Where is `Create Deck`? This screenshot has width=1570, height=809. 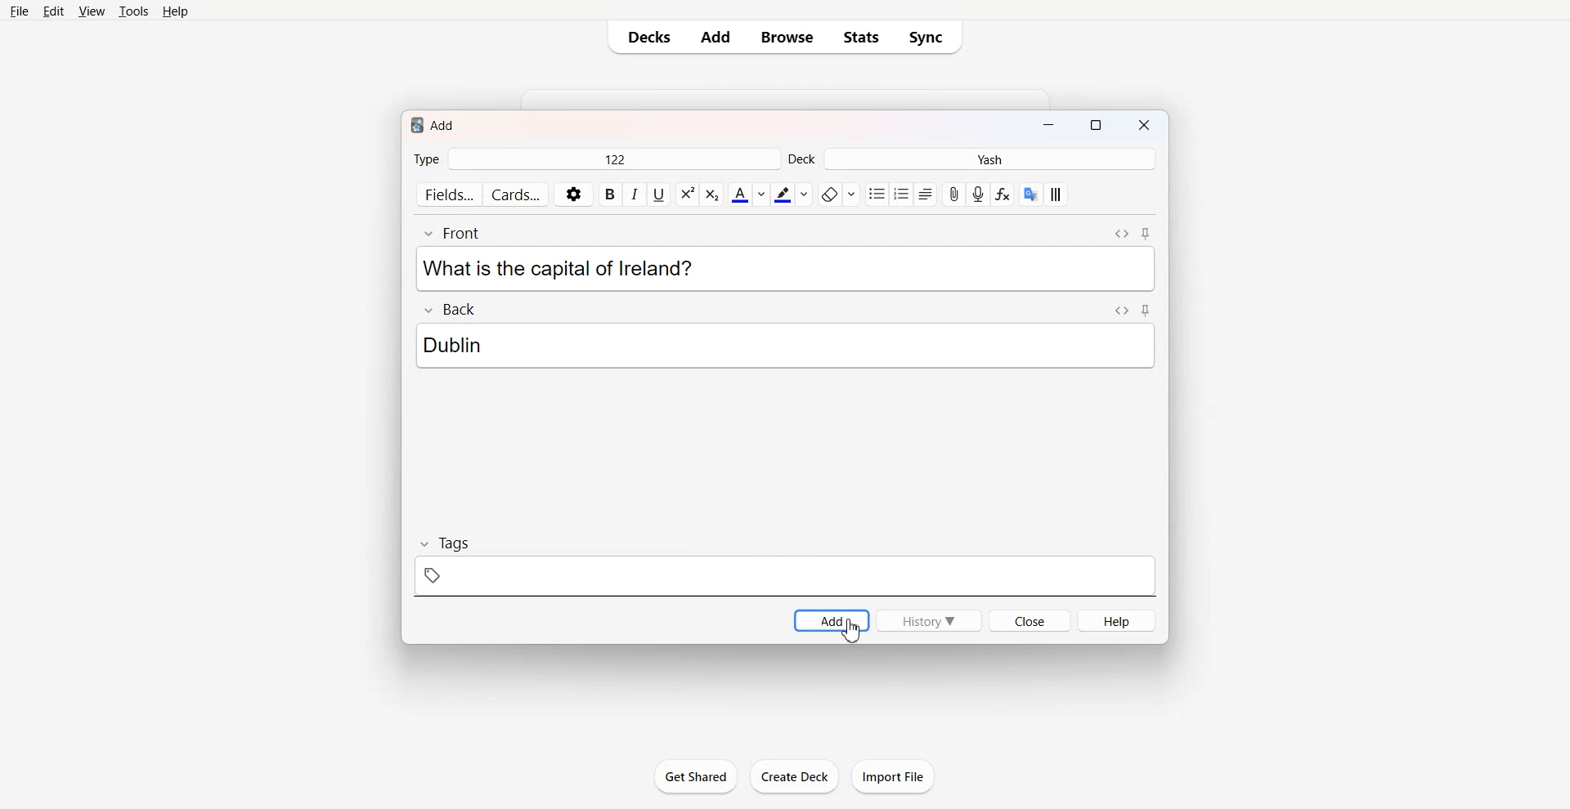
Create Deck is located at coordinates (794, 776).